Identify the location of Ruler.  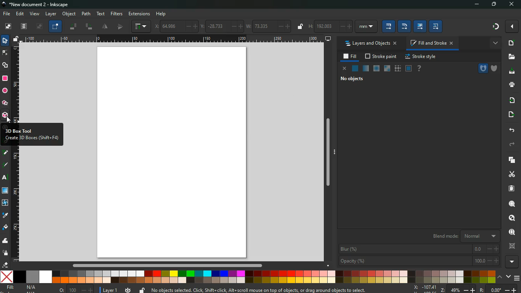
(173, 39).